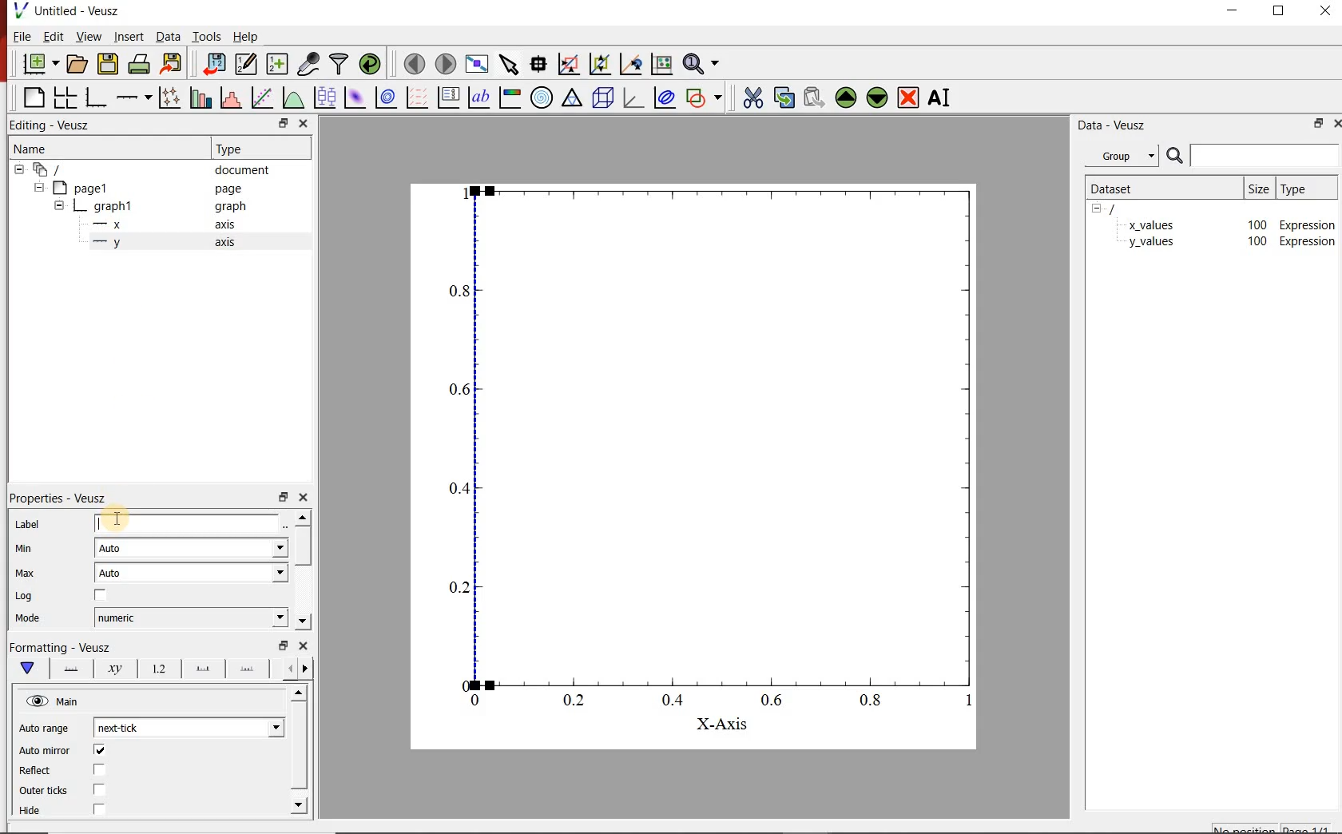  I want to click on open document, so click(78, 63).